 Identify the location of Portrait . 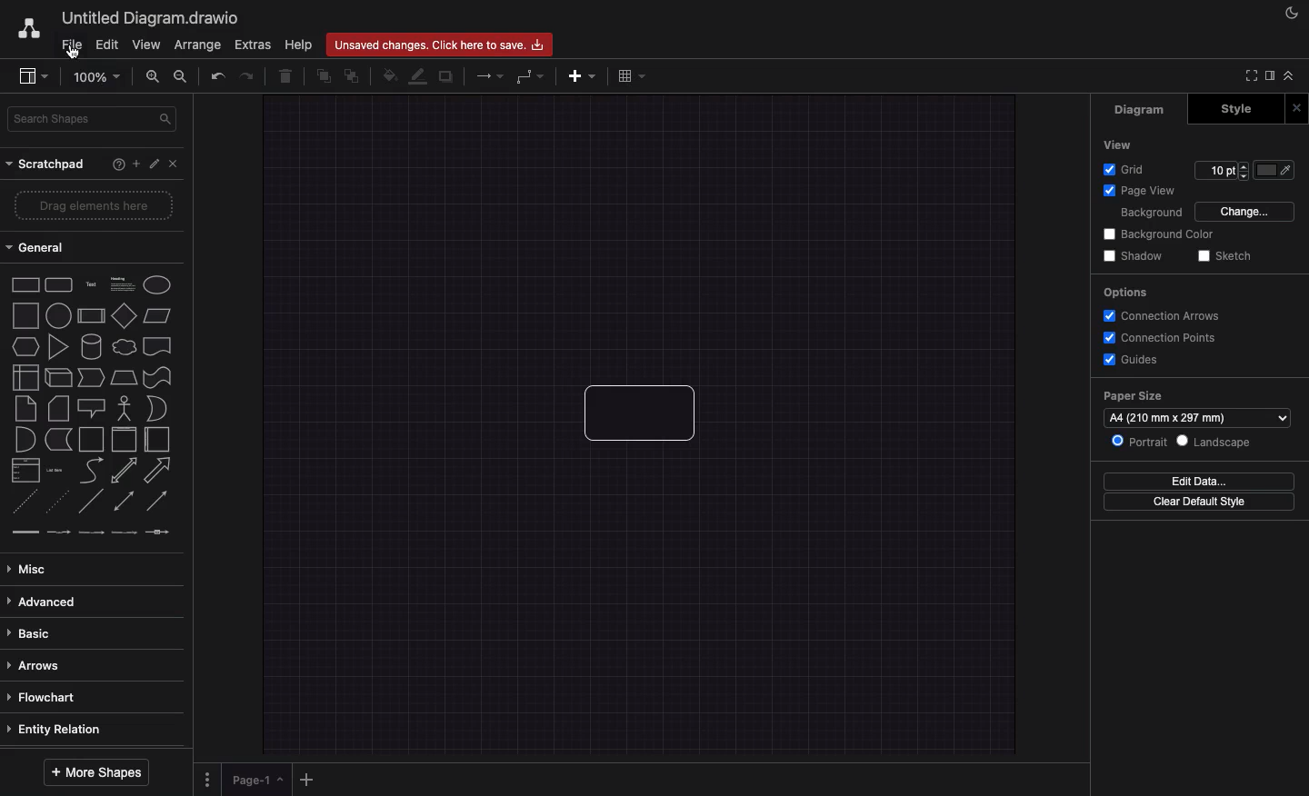
(1140, 443).